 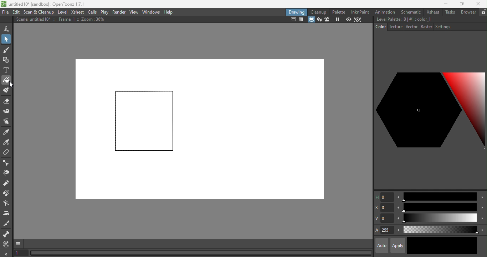 What do you see at coordinates (468, 12) in the screenshot?
I see `Browser` at bounding box center [468, 12].